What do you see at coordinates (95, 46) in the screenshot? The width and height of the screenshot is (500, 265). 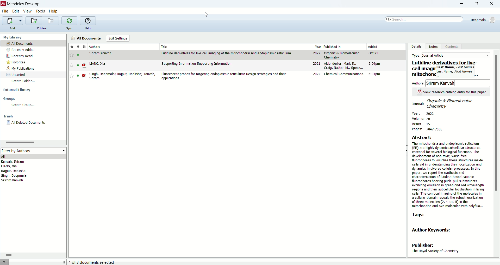 I see `authors` at bounding box center [95, 46].